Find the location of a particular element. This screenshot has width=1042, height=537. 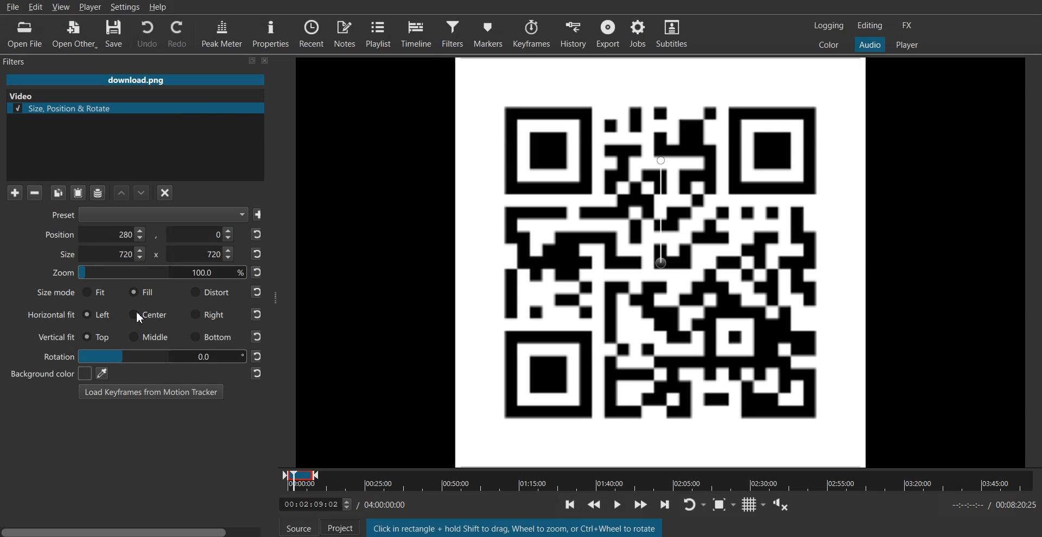

Skip to the next point is located at coordinates (668, 507).